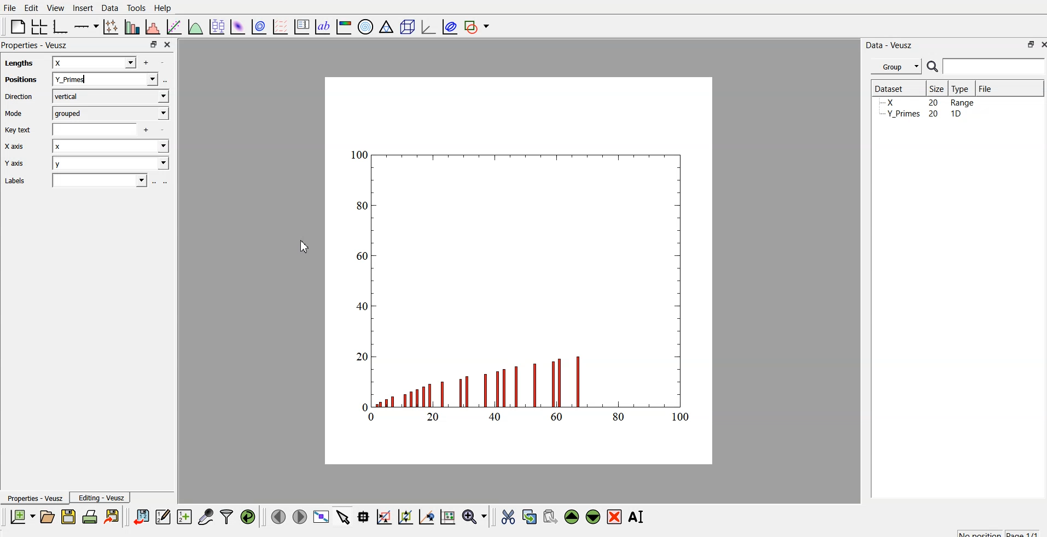 This screenshot has width=1047, height=537. Describe the element at coordinates (450, 26) in the screenshot. I see `plot covariance ellipses` at that location.